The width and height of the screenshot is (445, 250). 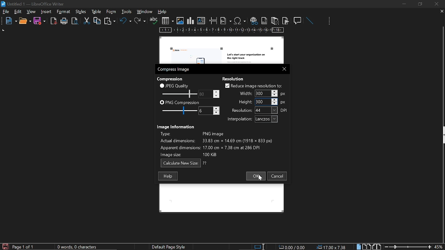 What do you see at coordinates (6, 12) in the screenshot?
I see `file` at bounding box center [6, 12].